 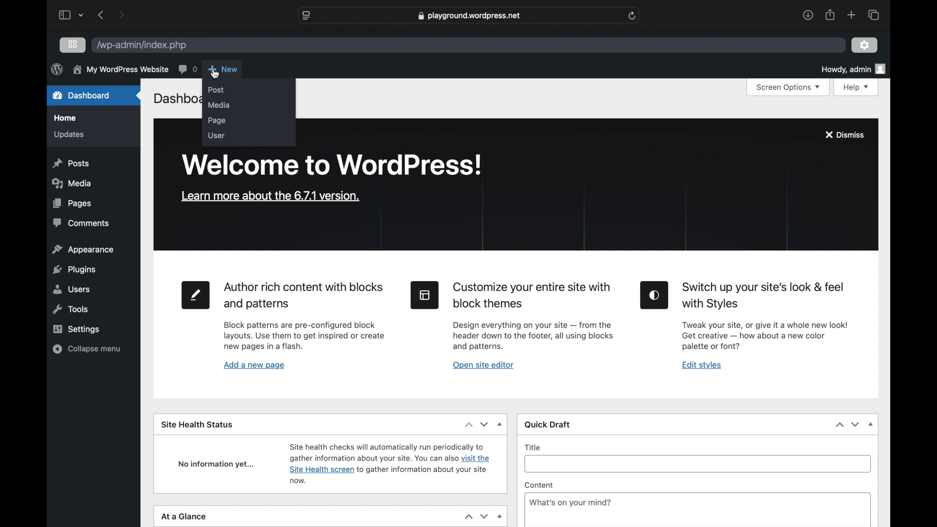 I want to click on home, so click(x=65, y=118).